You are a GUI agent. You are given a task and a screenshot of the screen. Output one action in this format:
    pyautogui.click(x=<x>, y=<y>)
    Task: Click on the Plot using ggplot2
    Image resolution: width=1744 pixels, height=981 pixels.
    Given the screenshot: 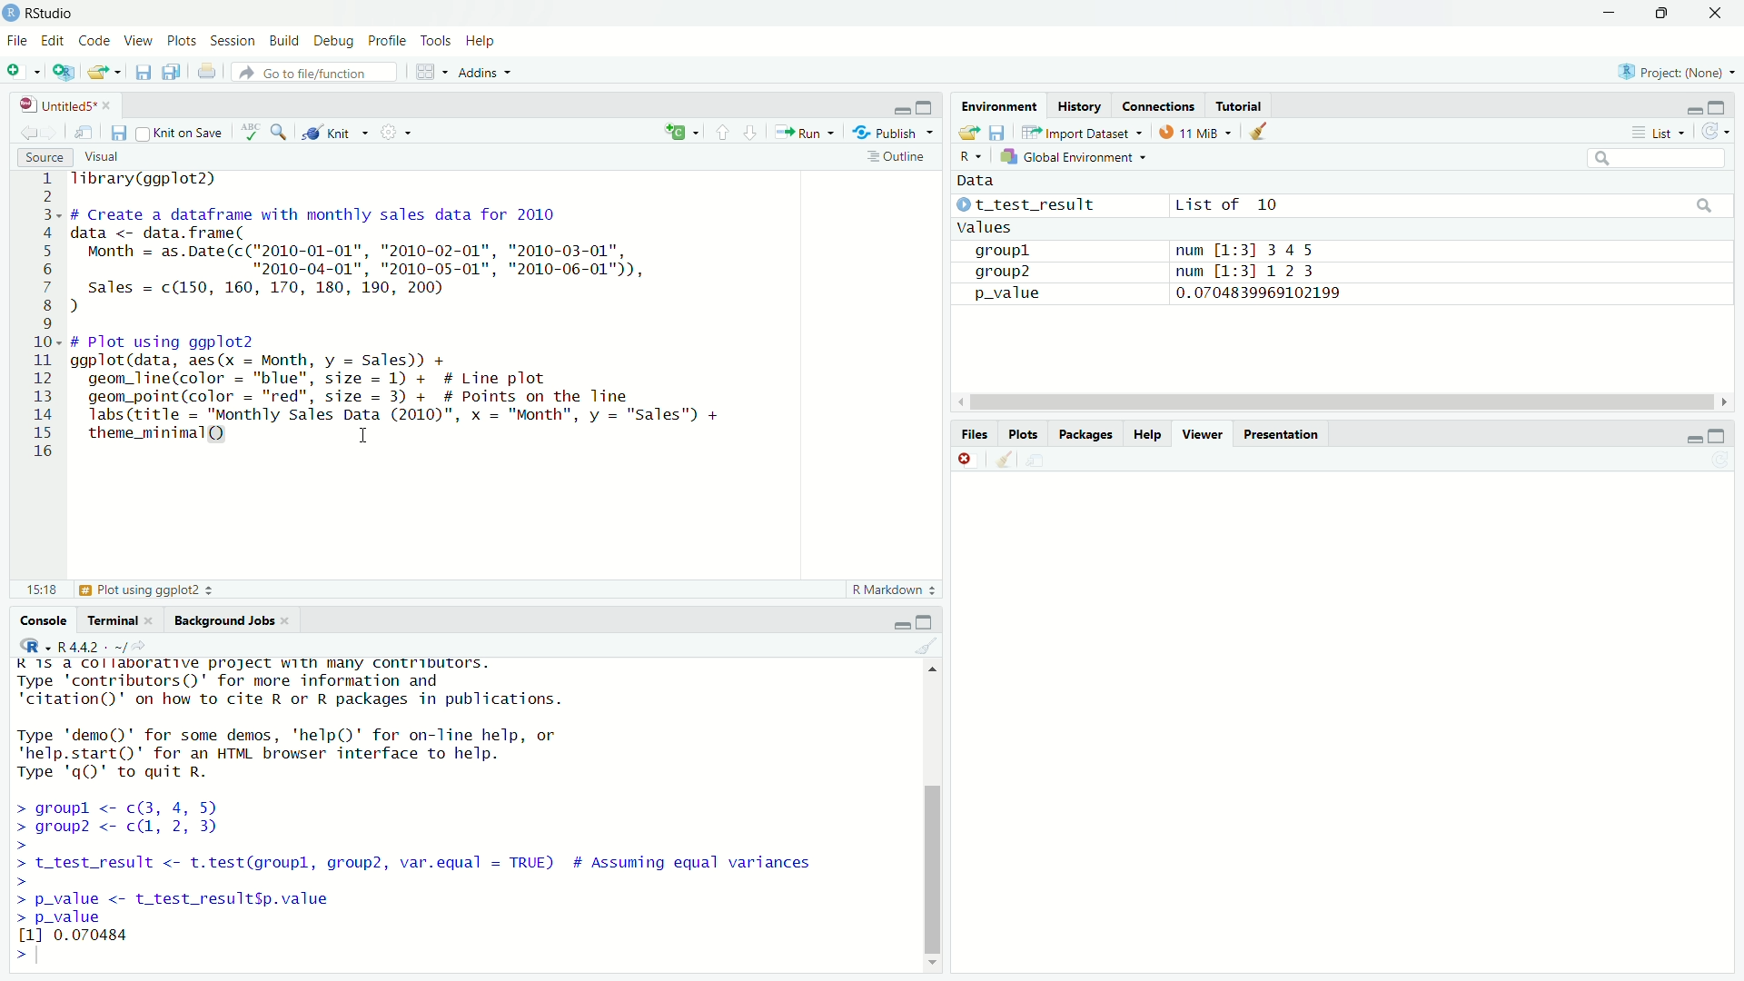 What is the action you would take?
    pyautogui.click(x=144, y=590)
    